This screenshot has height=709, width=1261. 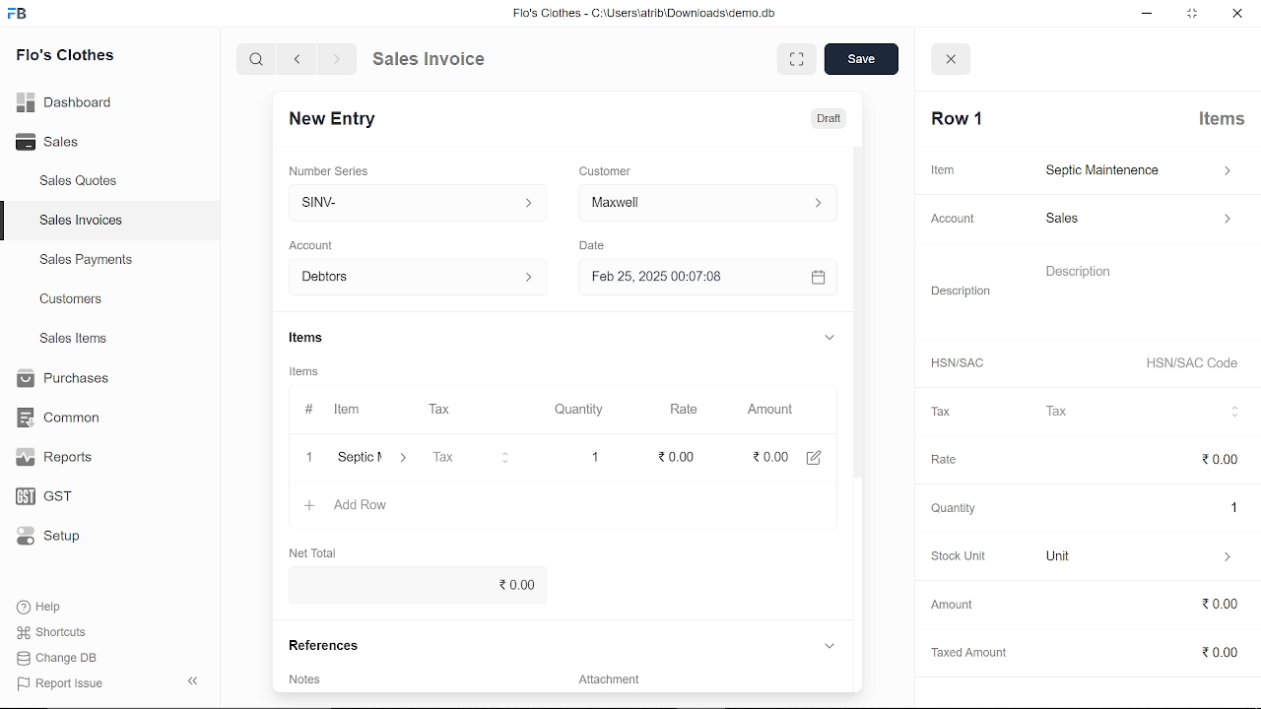 I want to click on  Sales Invoice, so click(x=439, y=60).